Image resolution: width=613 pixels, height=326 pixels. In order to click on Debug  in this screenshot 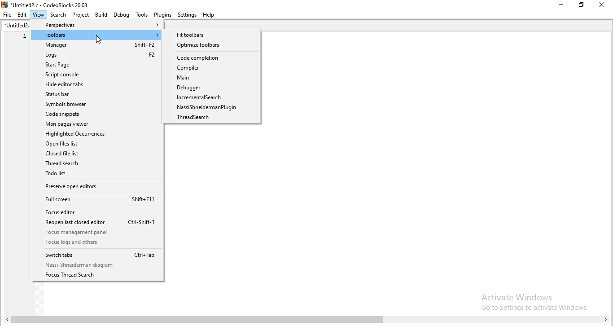, I will do `click(122, 15)`.